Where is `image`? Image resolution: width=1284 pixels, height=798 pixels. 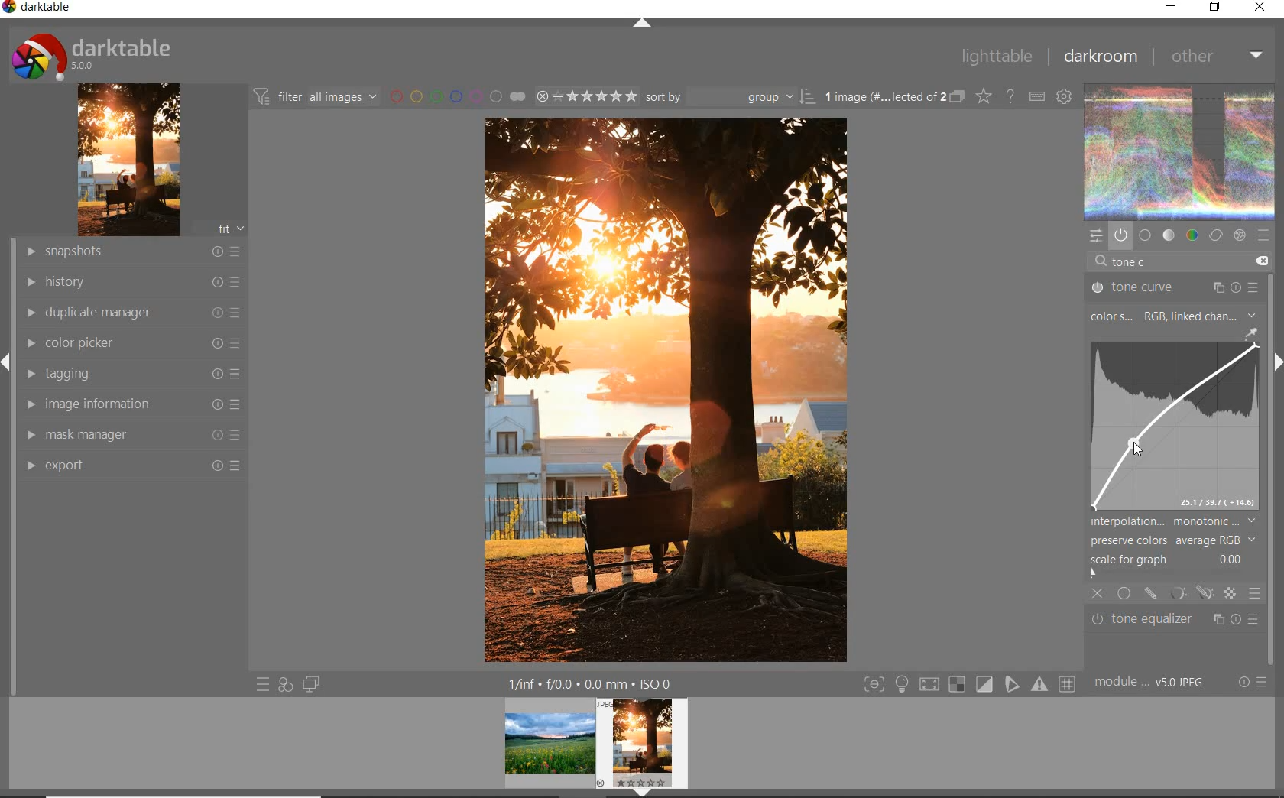 image is located at coordinates (1176, 151).